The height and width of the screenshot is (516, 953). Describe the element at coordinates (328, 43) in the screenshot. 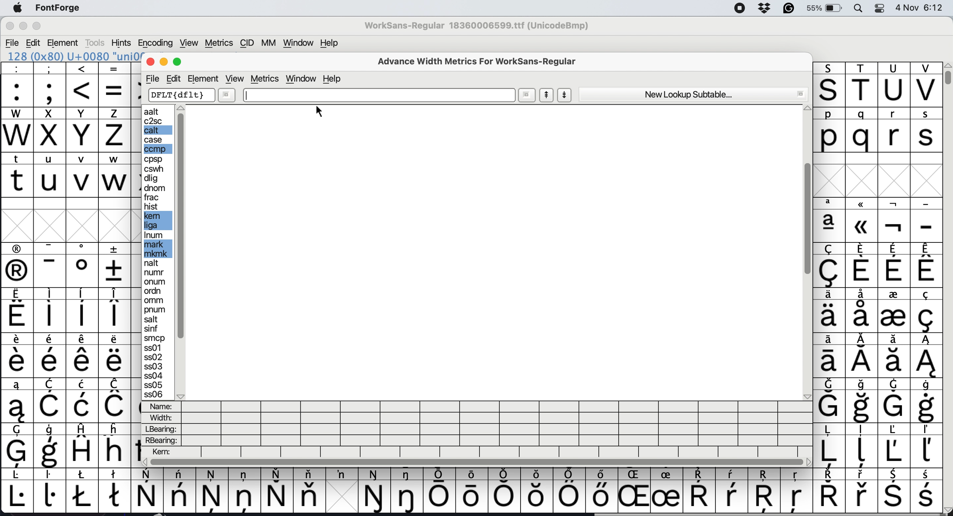

I see `Help` at that location.